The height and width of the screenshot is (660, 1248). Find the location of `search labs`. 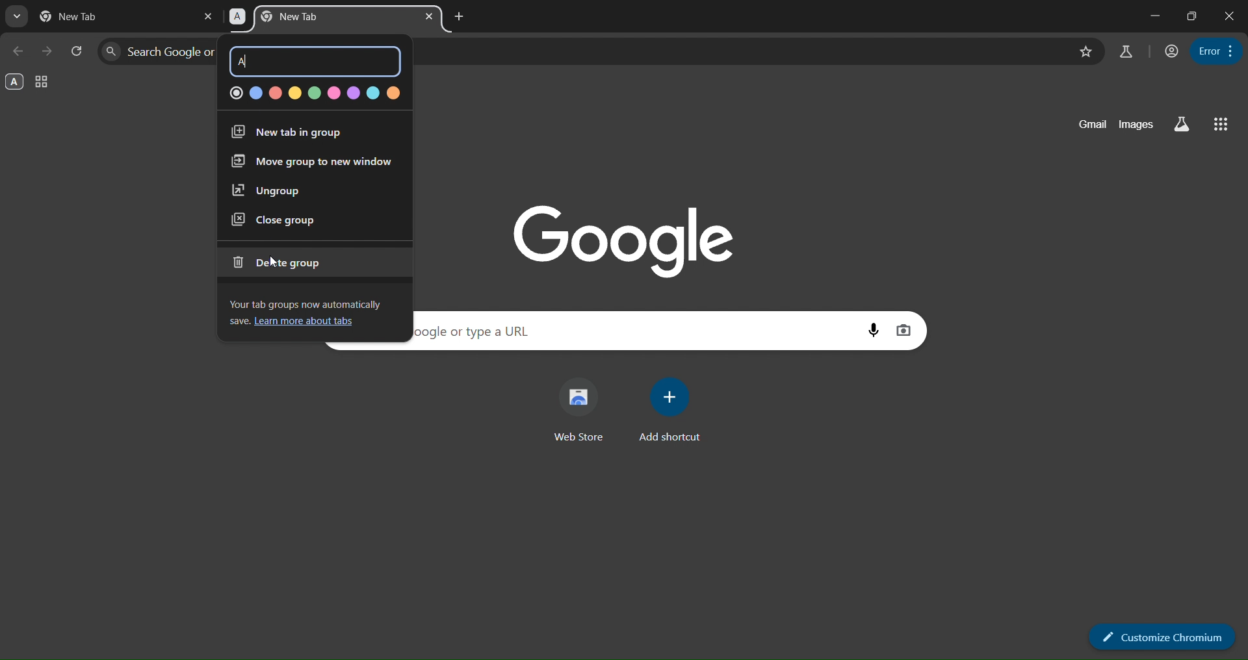

search labs is located at coordinates (1126, 51).